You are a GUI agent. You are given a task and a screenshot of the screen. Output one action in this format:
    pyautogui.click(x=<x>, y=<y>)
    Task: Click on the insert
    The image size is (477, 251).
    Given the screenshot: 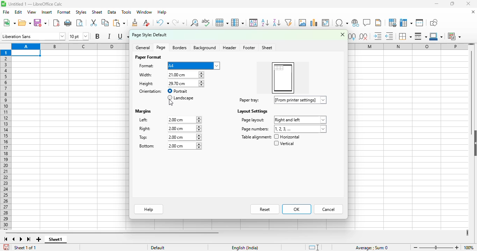 What is the action you would take?
    pyautogui.click(x=47, y=12)
    